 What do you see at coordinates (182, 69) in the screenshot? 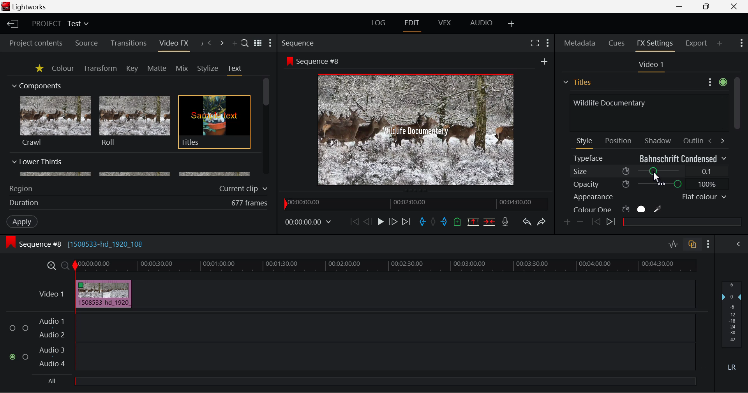
I see `Mix` at bounding box center [182, 69].